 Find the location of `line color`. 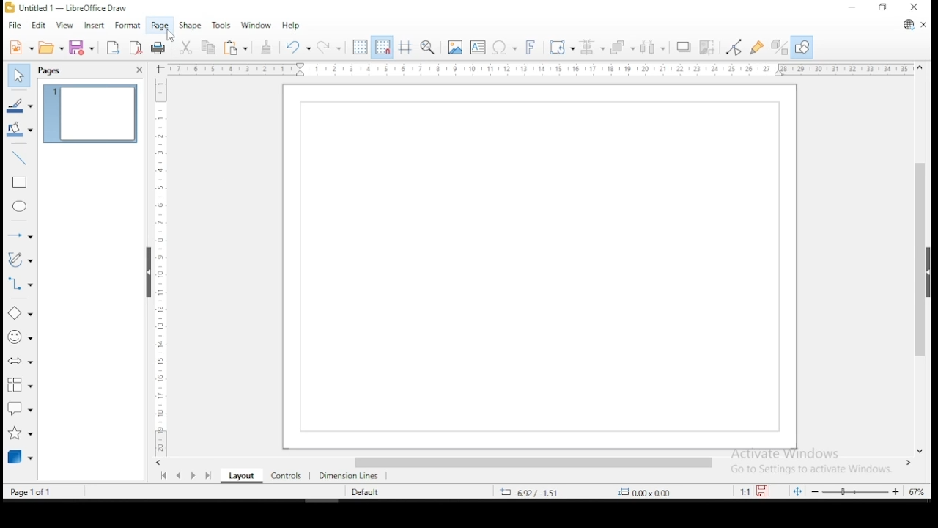

line color is located at coordinates (19, 104).